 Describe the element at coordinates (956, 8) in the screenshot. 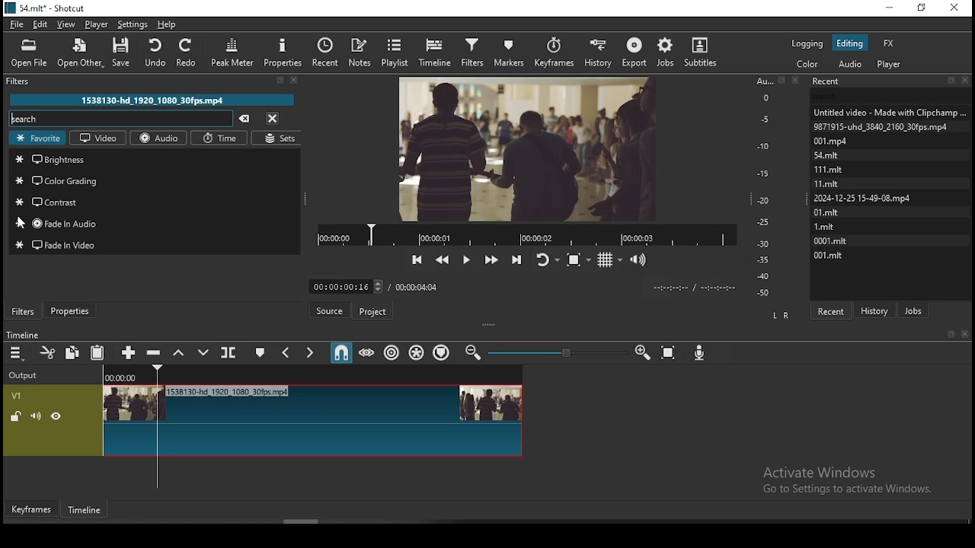

I see `close window` at that location.